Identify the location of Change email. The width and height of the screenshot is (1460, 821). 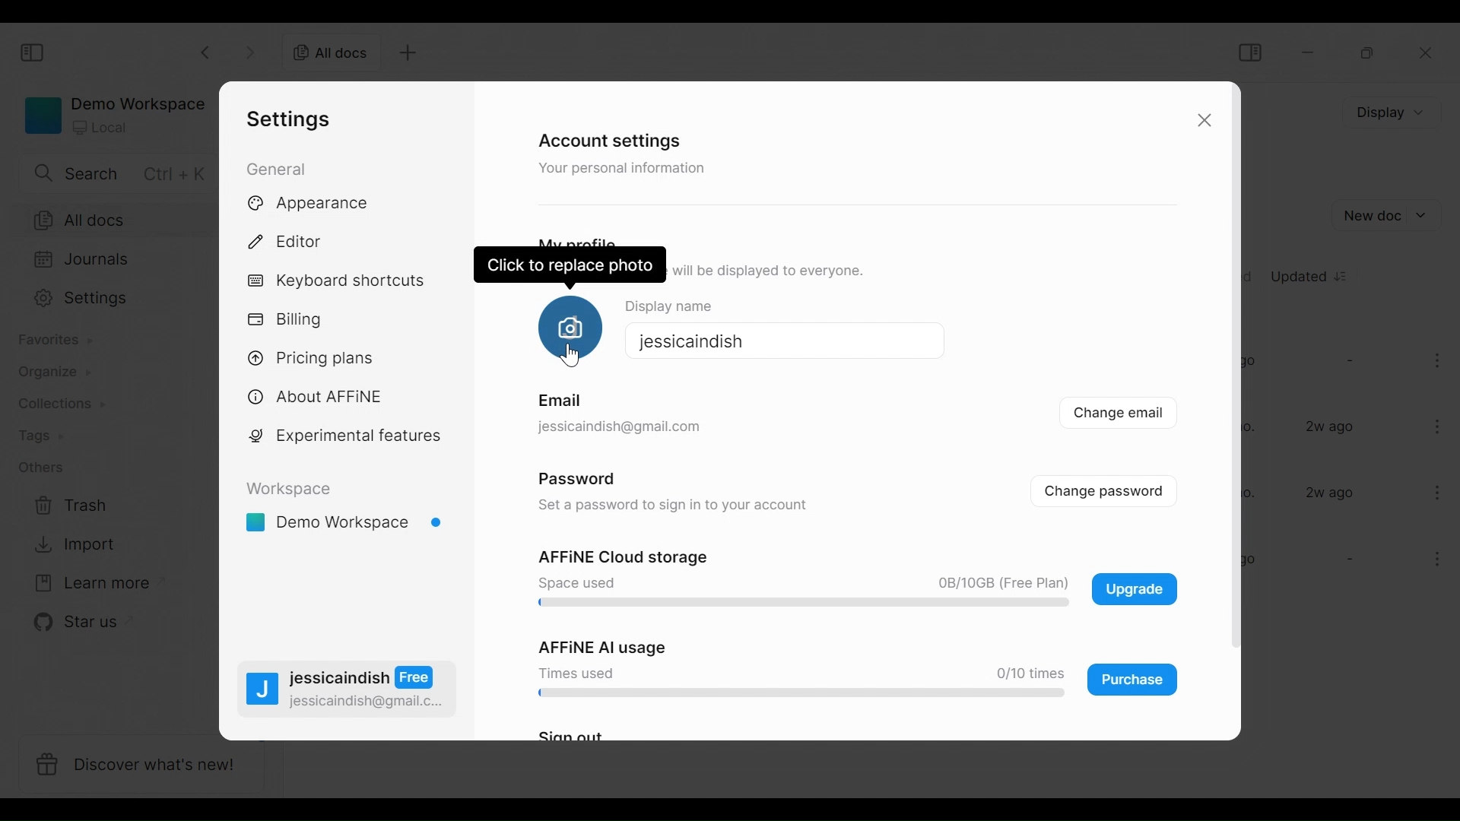
(1119, 415).